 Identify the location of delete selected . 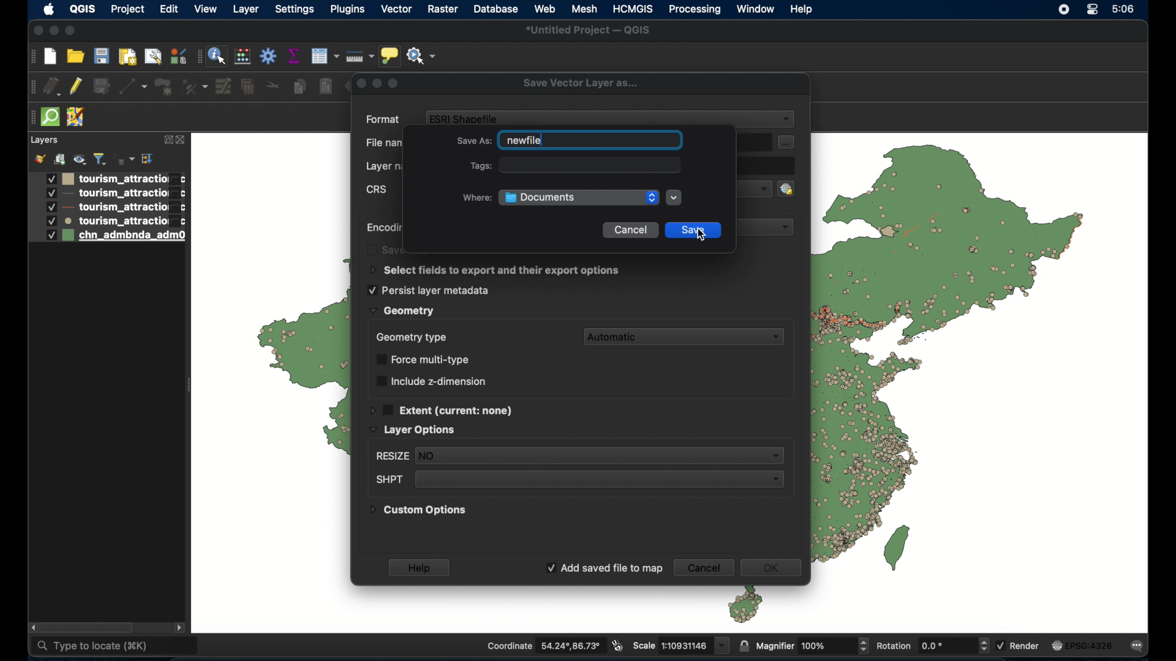
(247, 87).